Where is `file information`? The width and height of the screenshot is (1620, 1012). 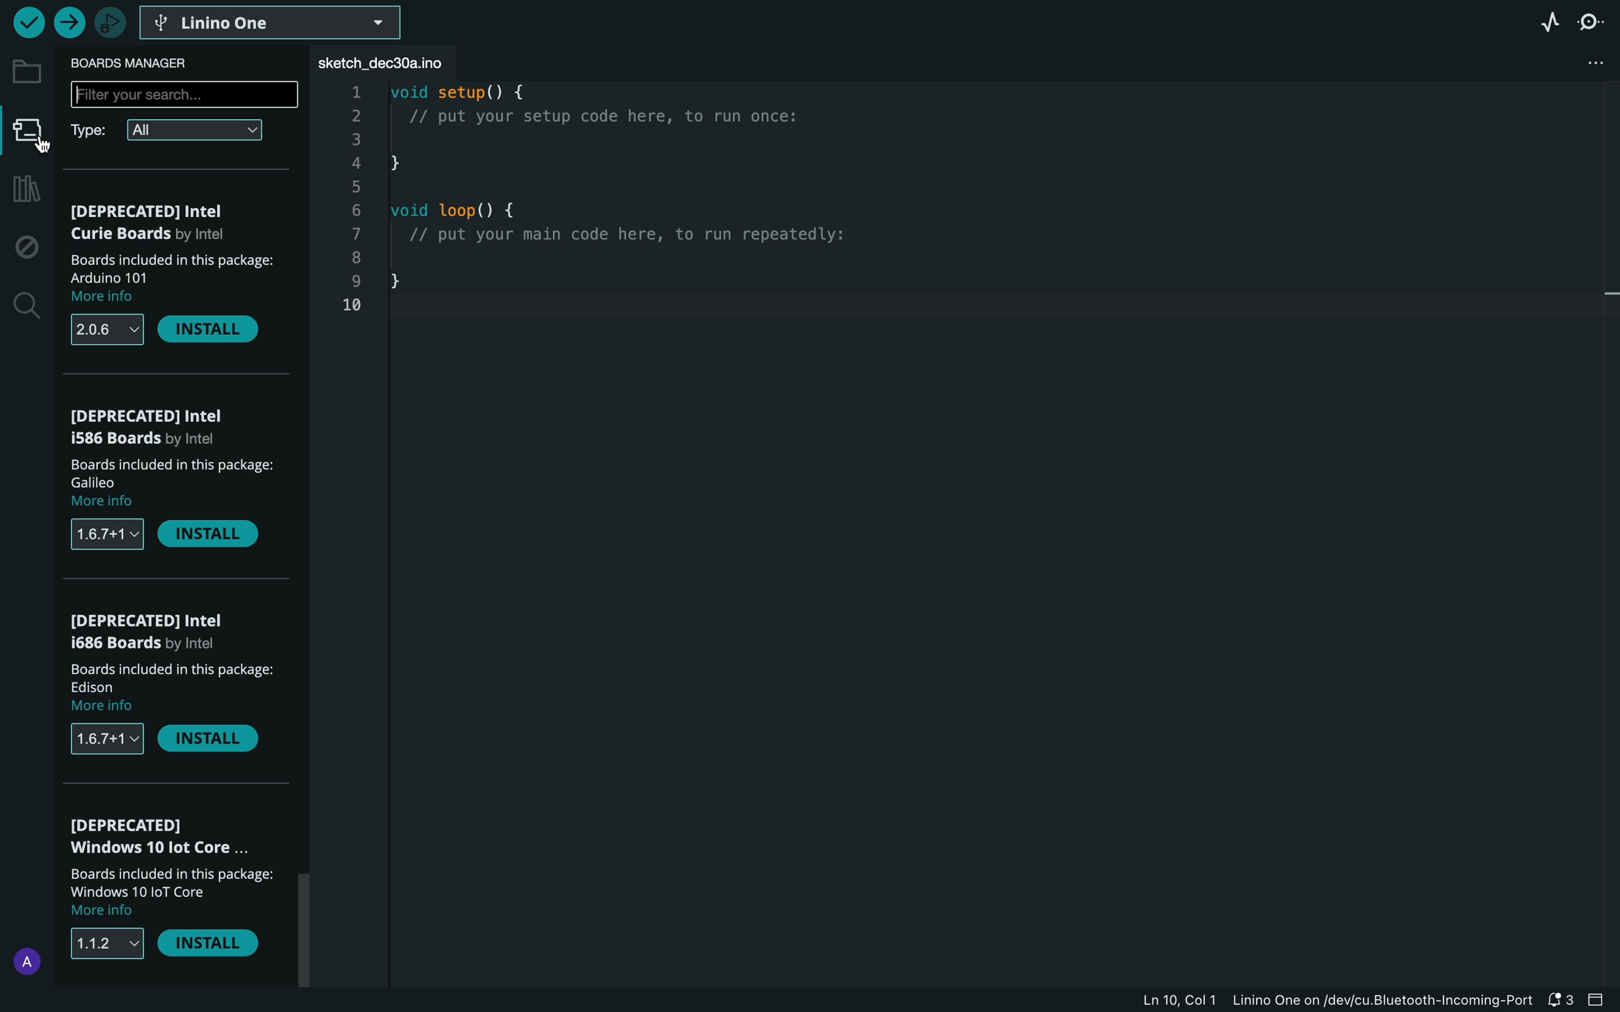 file information is located at coordinates (1307, 1001).